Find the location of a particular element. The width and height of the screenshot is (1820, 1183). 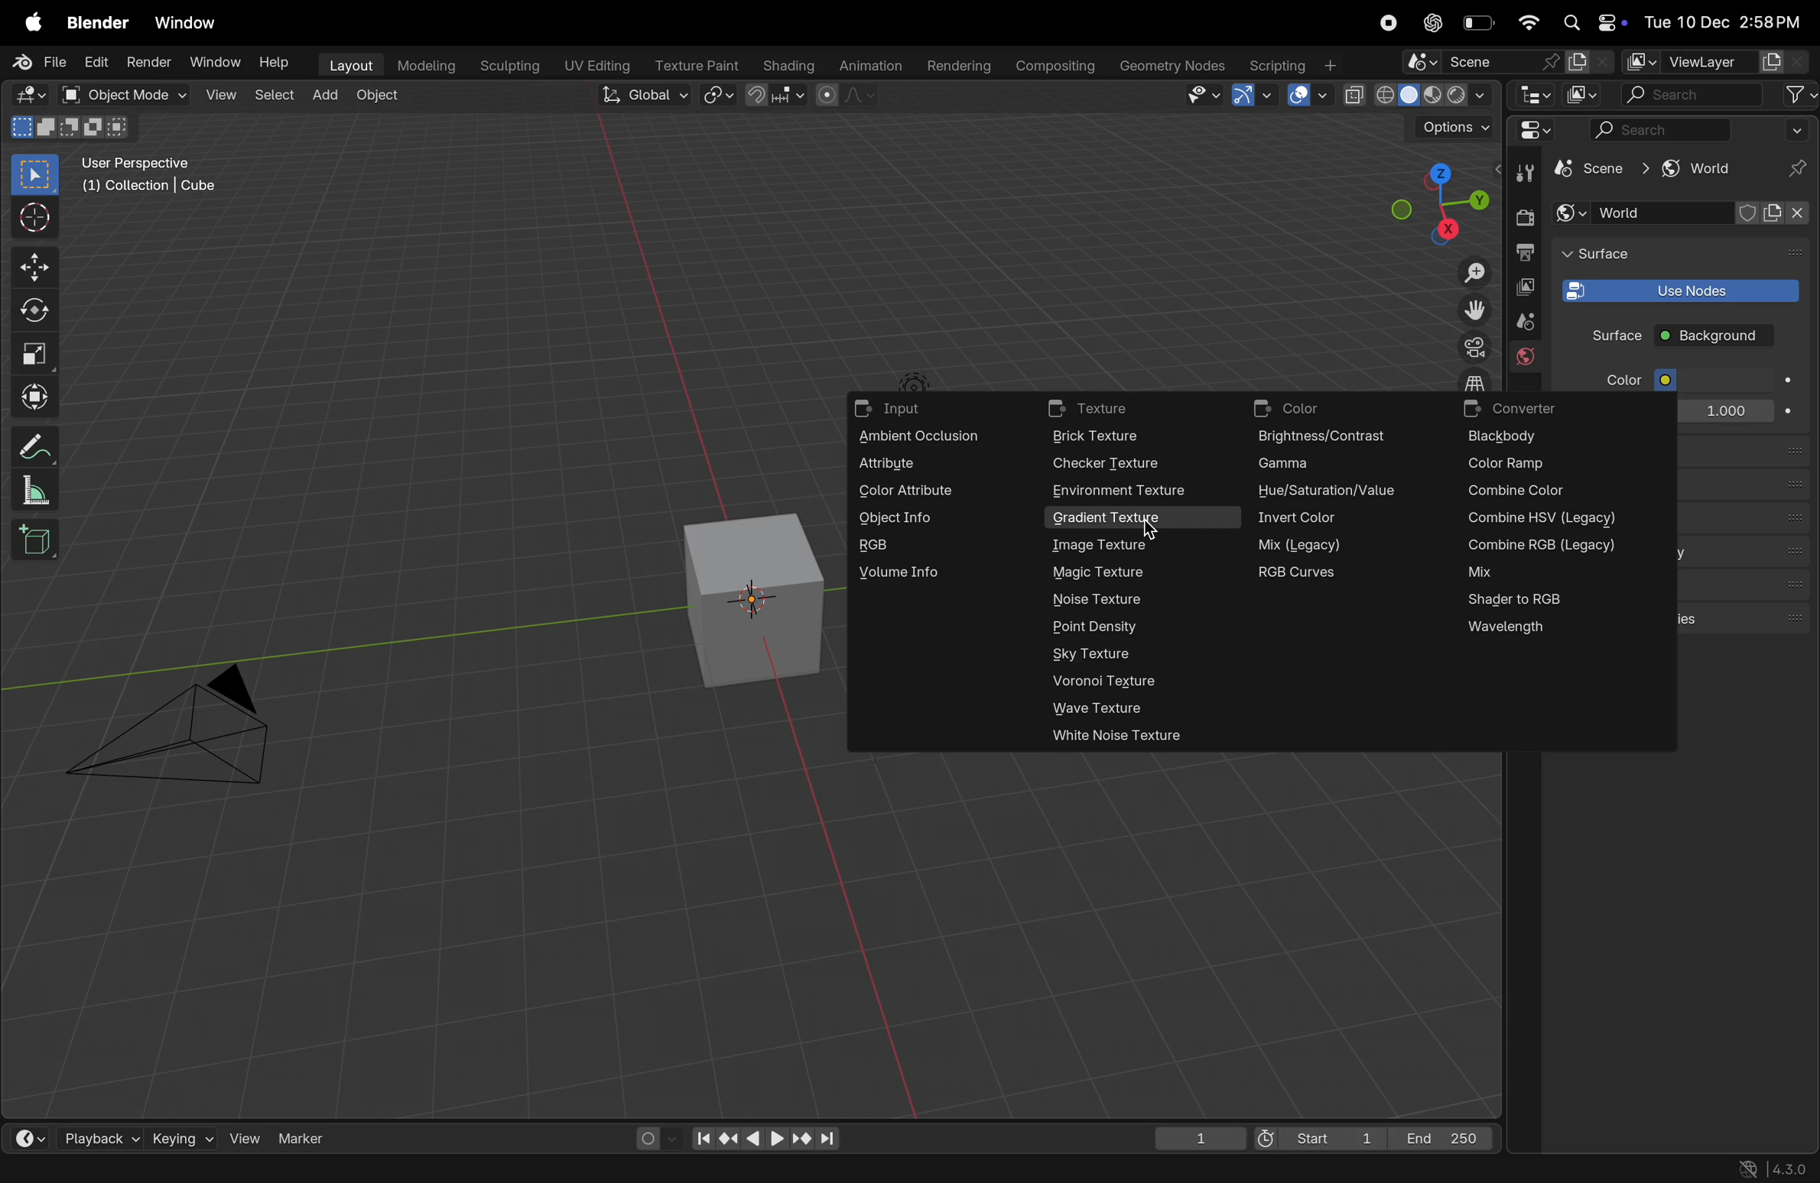

End is located at coordinates (1445, 1136).